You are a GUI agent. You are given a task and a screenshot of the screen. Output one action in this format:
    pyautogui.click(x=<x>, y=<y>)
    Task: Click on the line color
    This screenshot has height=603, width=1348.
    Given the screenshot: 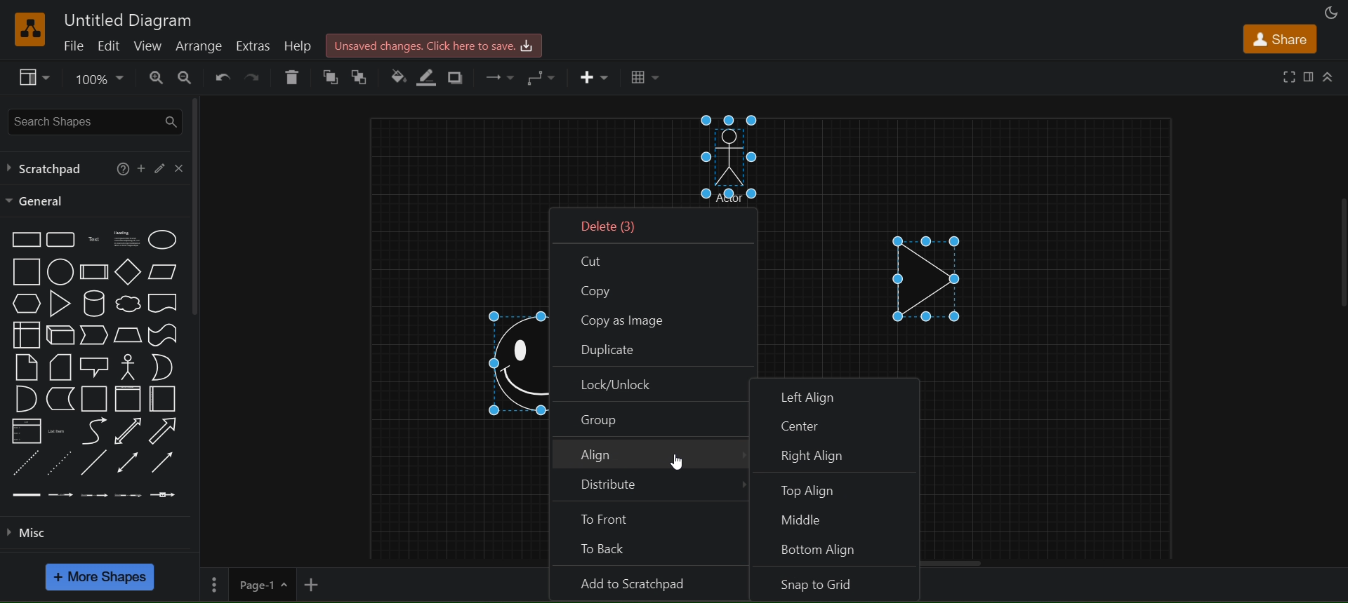 What is the action you would take?
    pyautogui.click(x=430, y=78)
    